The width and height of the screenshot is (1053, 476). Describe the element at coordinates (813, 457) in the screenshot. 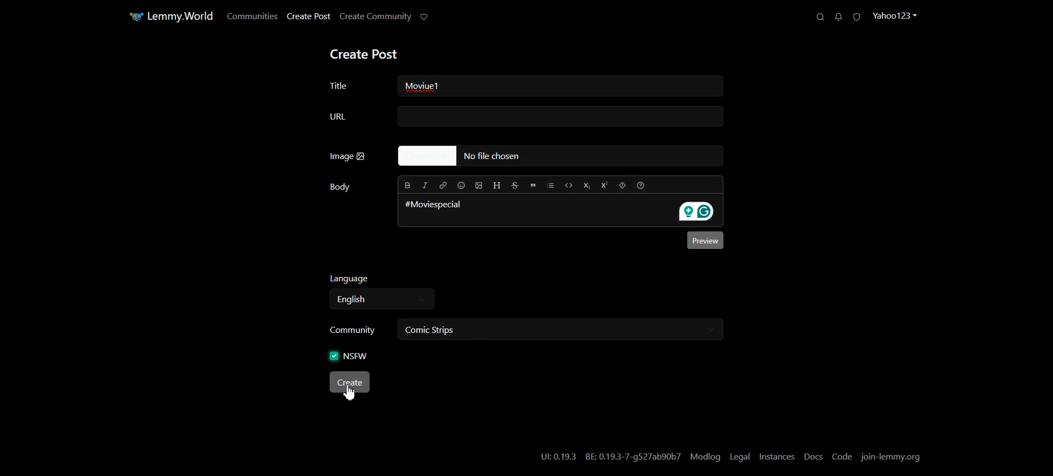

I see `Docs` at that location.